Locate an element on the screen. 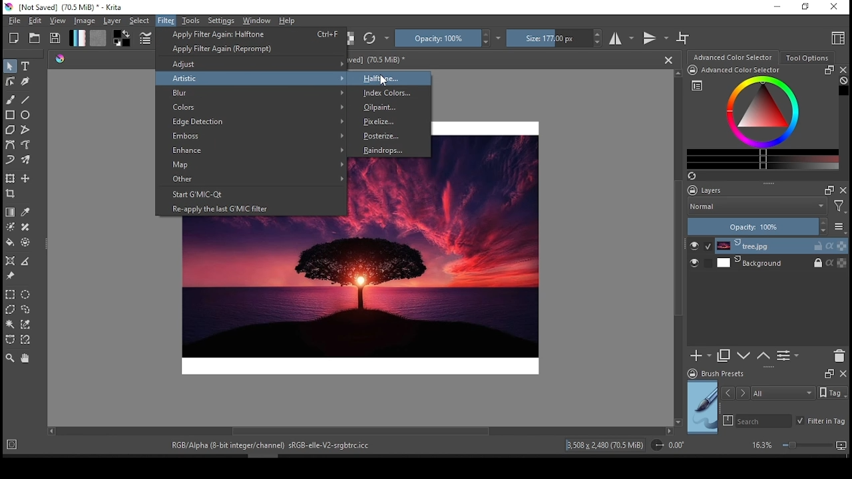 This screenshot has width=852, height=479. tool options is located at coordinates (807, 58).